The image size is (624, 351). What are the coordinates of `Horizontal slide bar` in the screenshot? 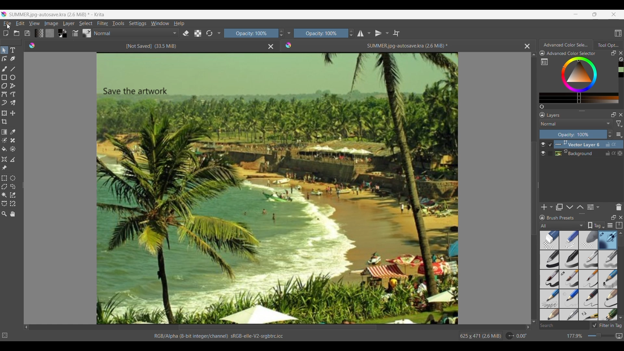 It's located at (278, 328).